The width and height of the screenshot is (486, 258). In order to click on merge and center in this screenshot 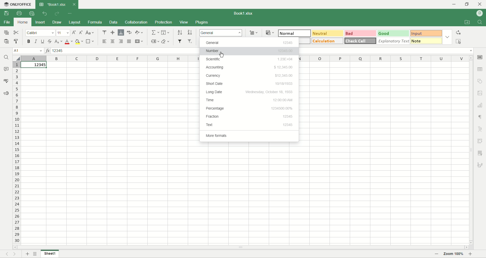, I will do `click(139, 42)`.